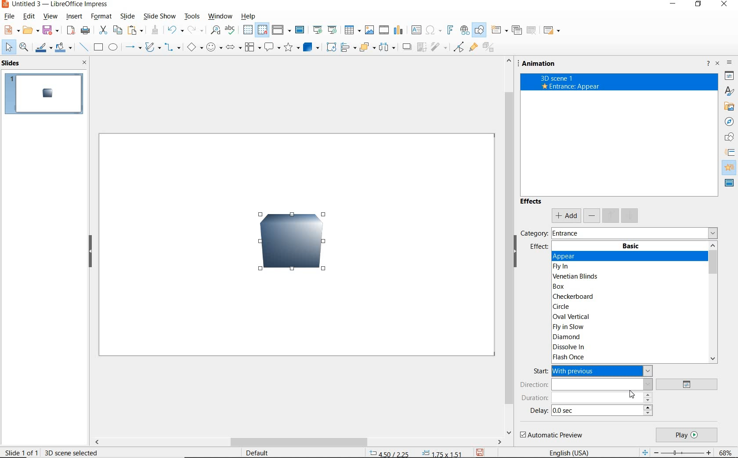  I want to click on insert image, so click(371, 30).